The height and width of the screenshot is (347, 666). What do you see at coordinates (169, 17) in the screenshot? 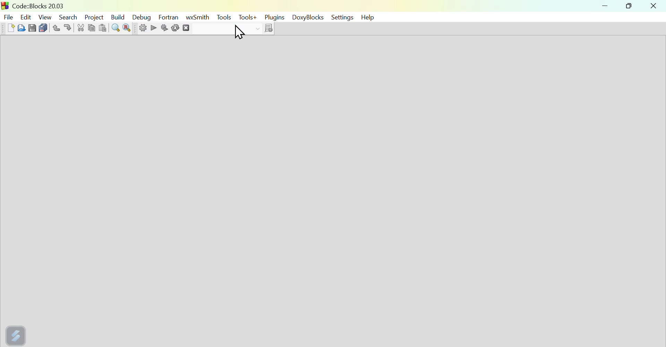
I see `Fortran` at bounding box center [169, 17].